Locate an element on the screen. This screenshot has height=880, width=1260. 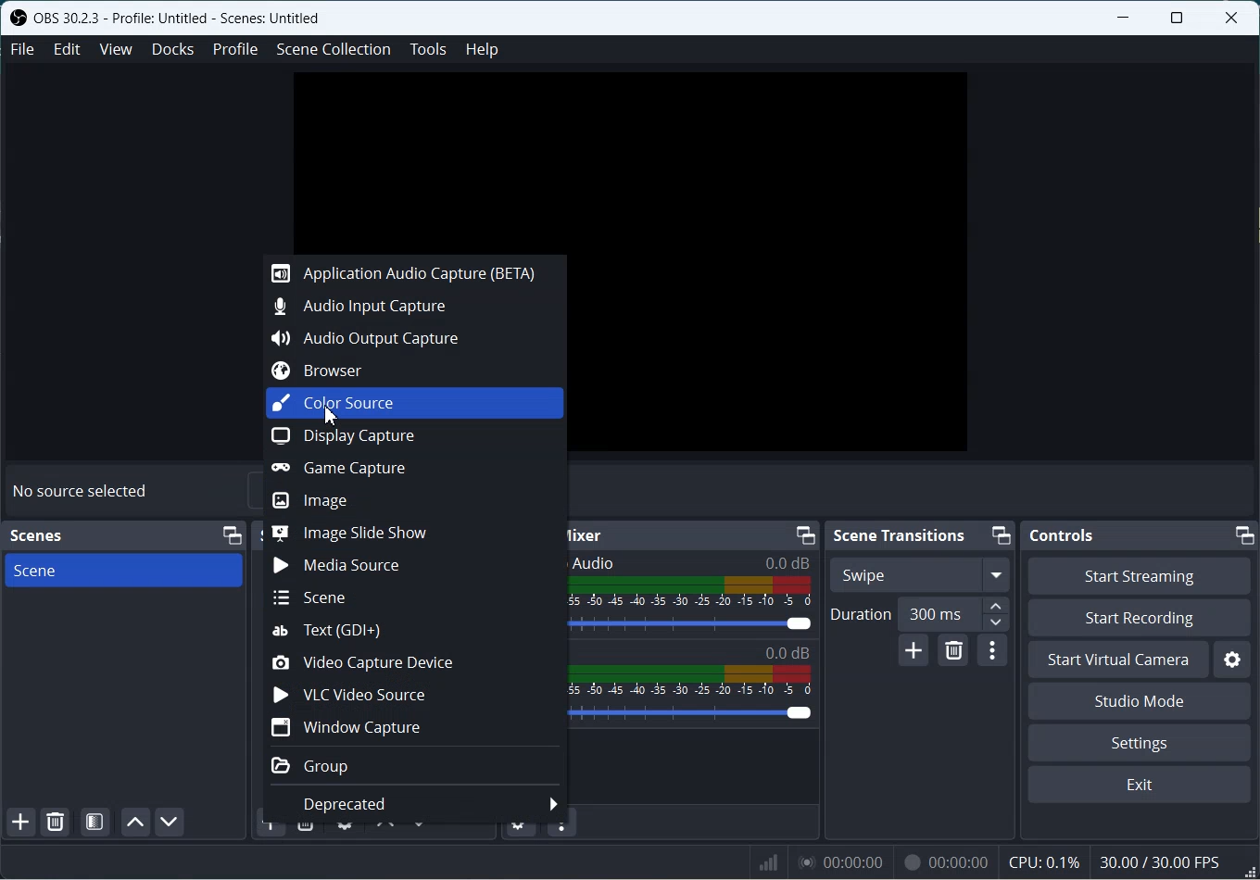
300 ms is located at coordinates (955, 615).